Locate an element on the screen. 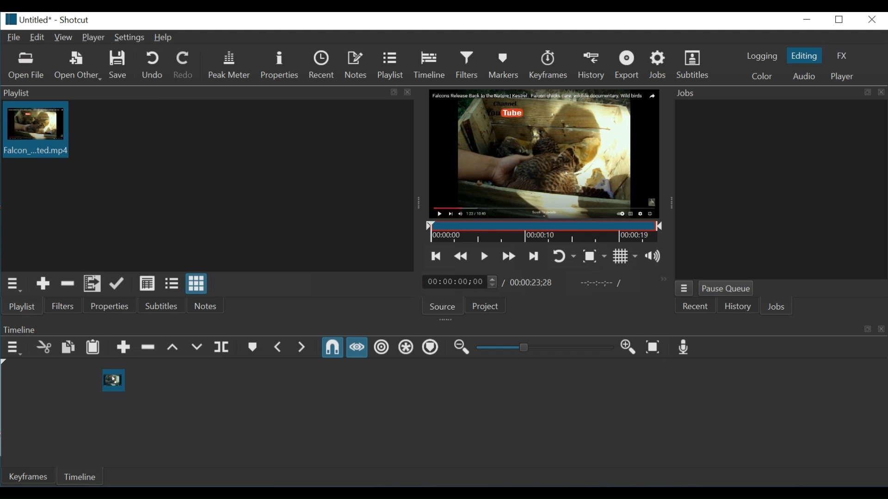  Adjust Zoom timeline is located at coordinates (543, 347).